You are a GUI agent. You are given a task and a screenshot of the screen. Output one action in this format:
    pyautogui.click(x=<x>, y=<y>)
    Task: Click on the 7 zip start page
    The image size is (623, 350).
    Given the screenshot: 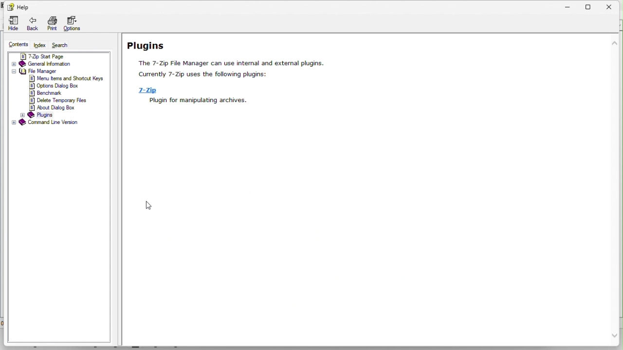 What is the action you would take?
    pyautogui.click(x=51, y=55)
    